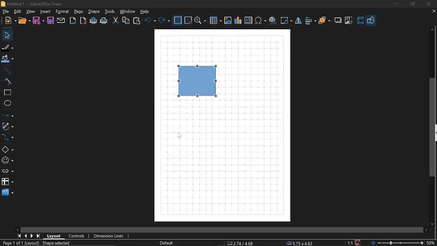 The height and width of the screenshot is (246, 437). Describe the element at coordinates (164, 21) in the screenshot. I see `redo` at that location.